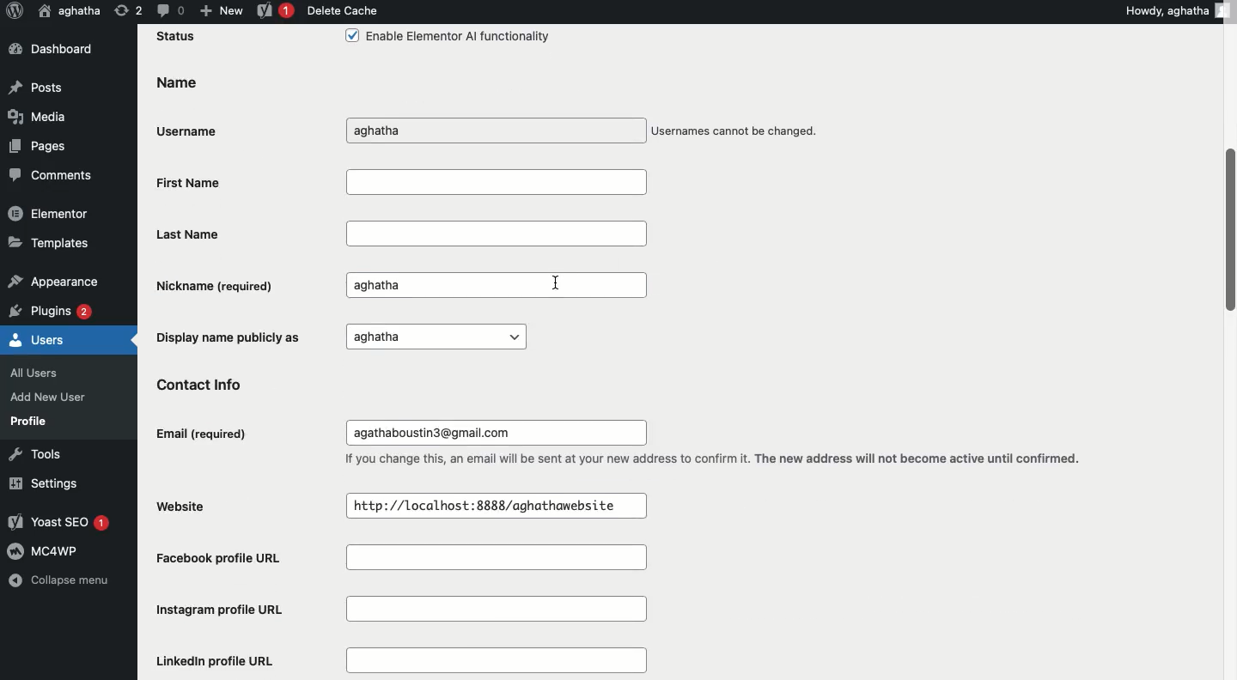  What do you see at coordinates (337, 336) in the screenshot?
I see `Display name publicly as` at bounding box center [337, 336].